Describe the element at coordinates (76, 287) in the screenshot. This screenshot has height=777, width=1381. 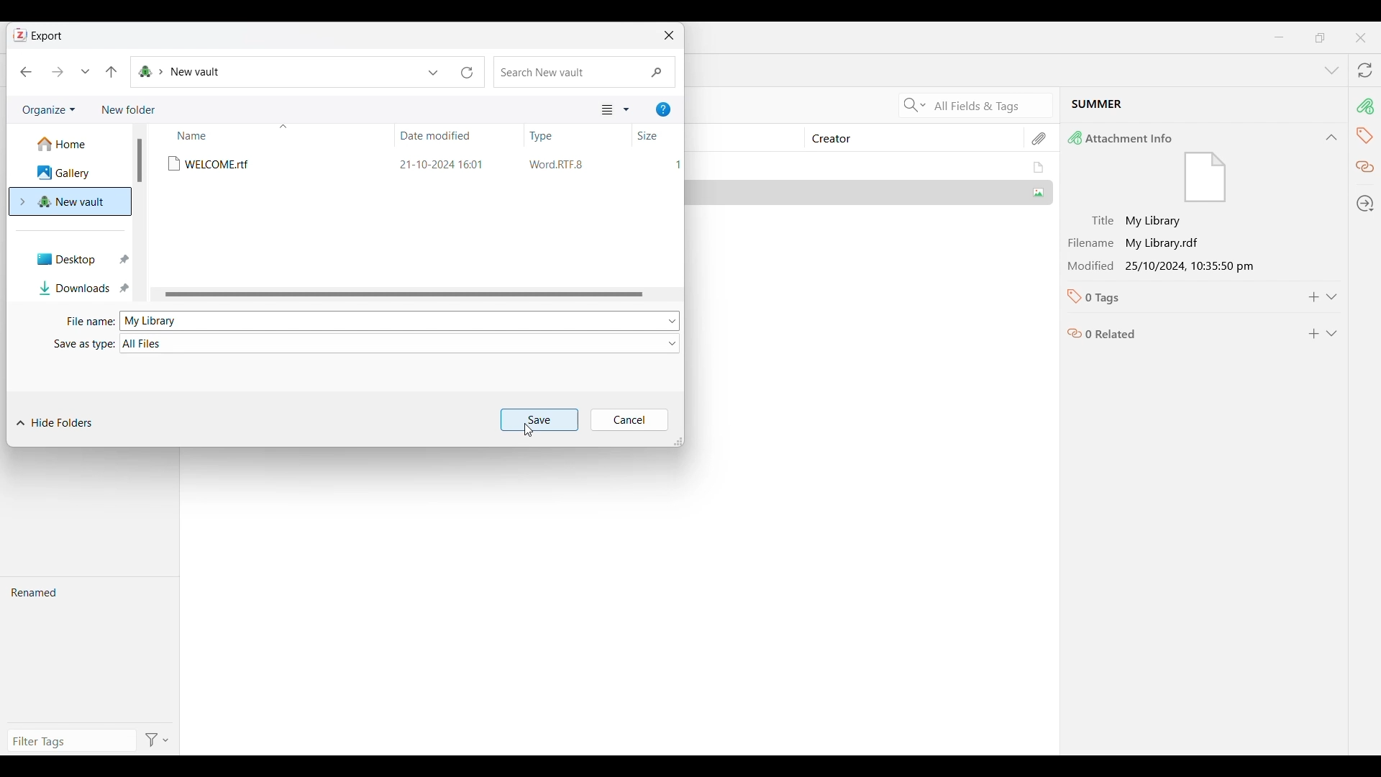
I see `Downloads ` at that location.